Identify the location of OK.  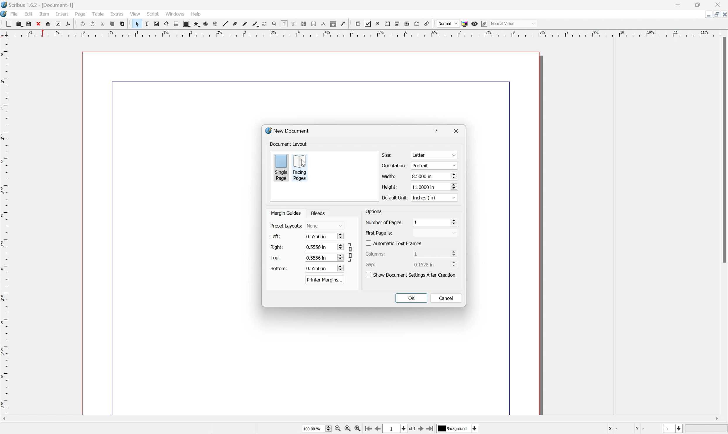
(412, 298).